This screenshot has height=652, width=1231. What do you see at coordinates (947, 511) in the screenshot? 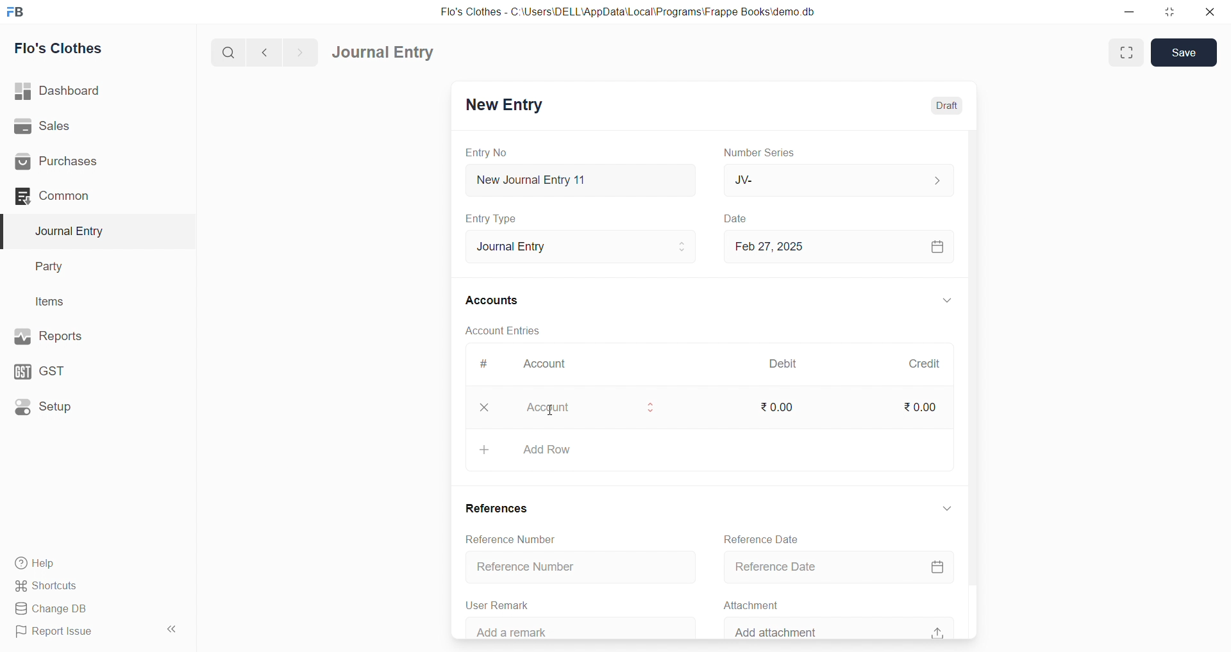
I see `EXPAND/COLLAPSE` at bounding box center [947, 511].